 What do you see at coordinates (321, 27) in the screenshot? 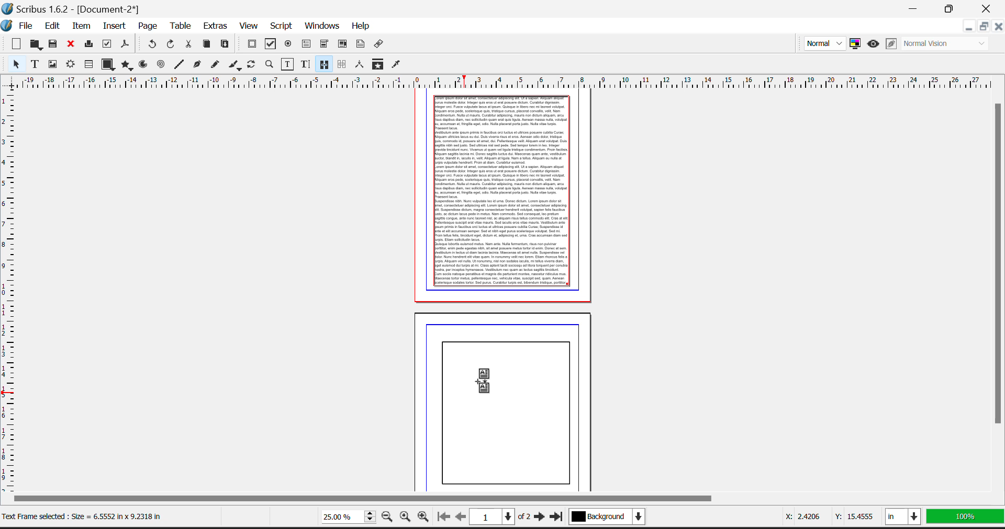
I see `Windows` at bounding box center [321, 27].